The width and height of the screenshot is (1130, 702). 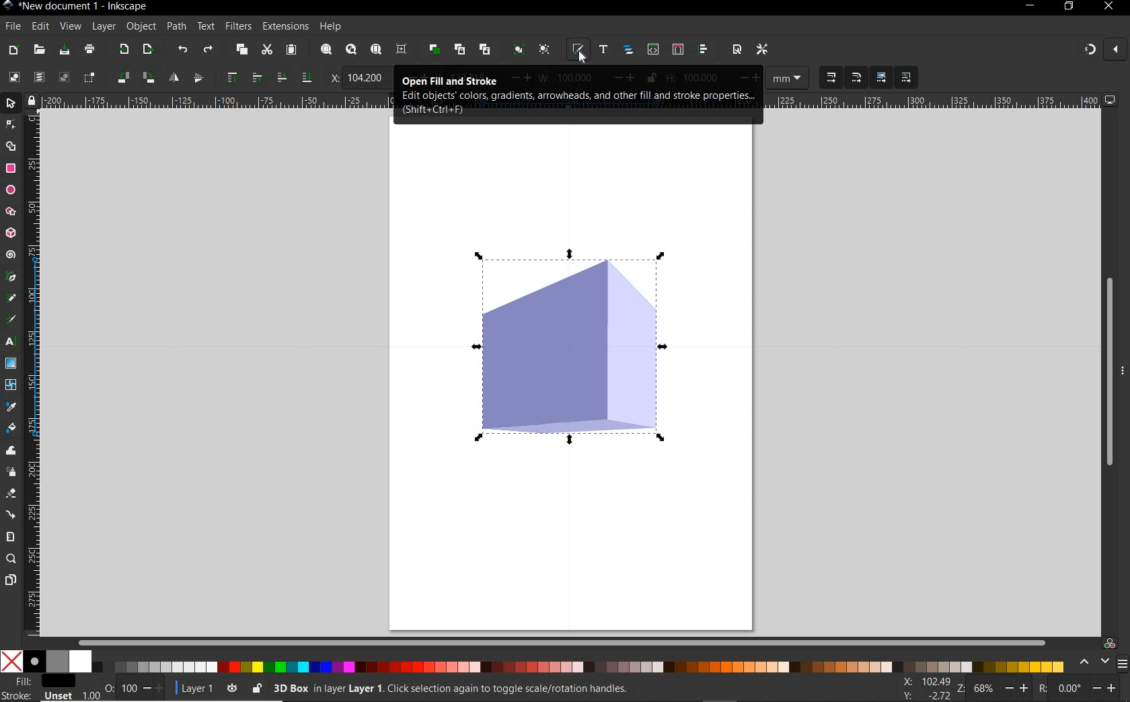 I want to click on ROTATION, so click(x=1041, y=688).